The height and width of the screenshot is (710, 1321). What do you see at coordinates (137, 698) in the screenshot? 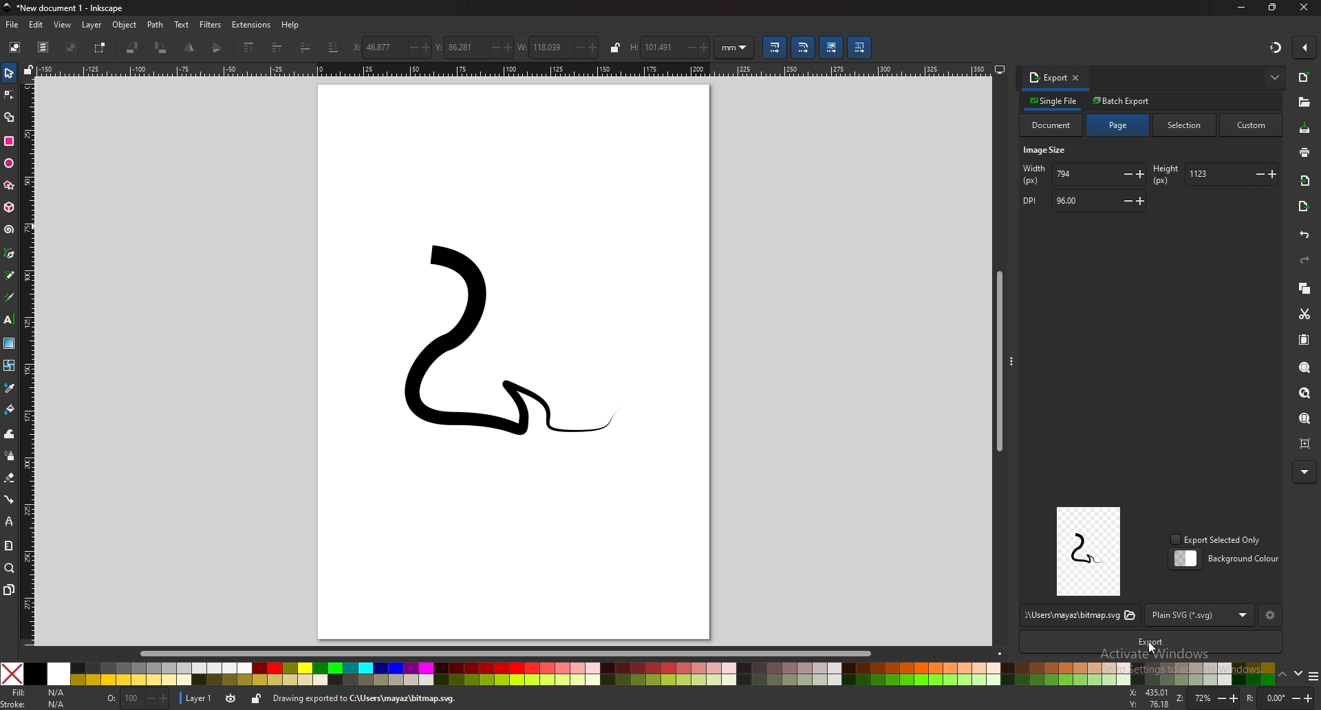
I see `opacity` at bounding box center [137, 698].